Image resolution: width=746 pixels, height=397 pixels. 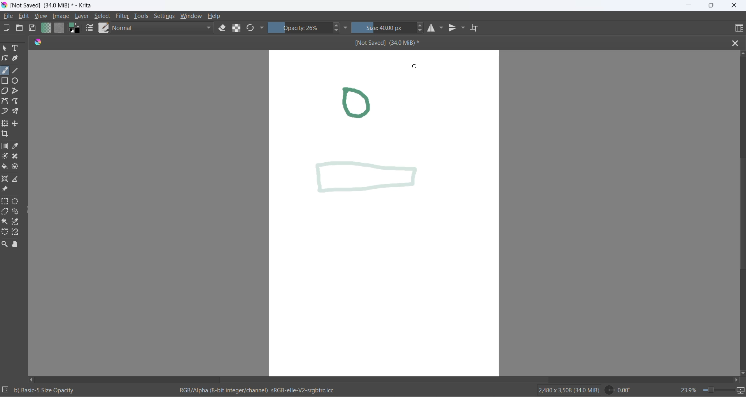 What do you see at coordinates (734, 6) in the screenshot?
I see `close` at bounding box center [734, 6].